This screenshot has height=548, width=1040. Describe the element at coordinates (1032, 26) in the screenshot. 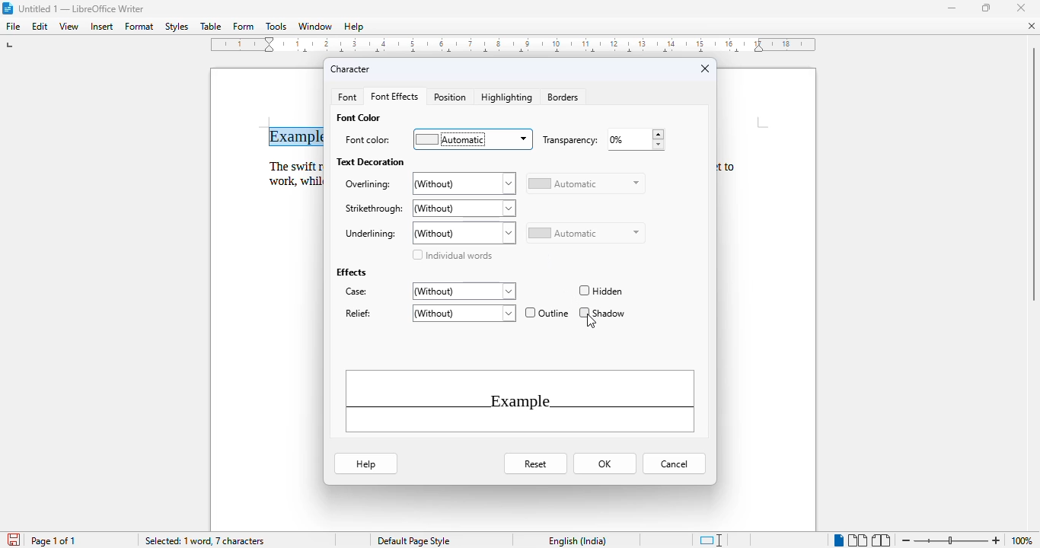

I see `close document` at that location.